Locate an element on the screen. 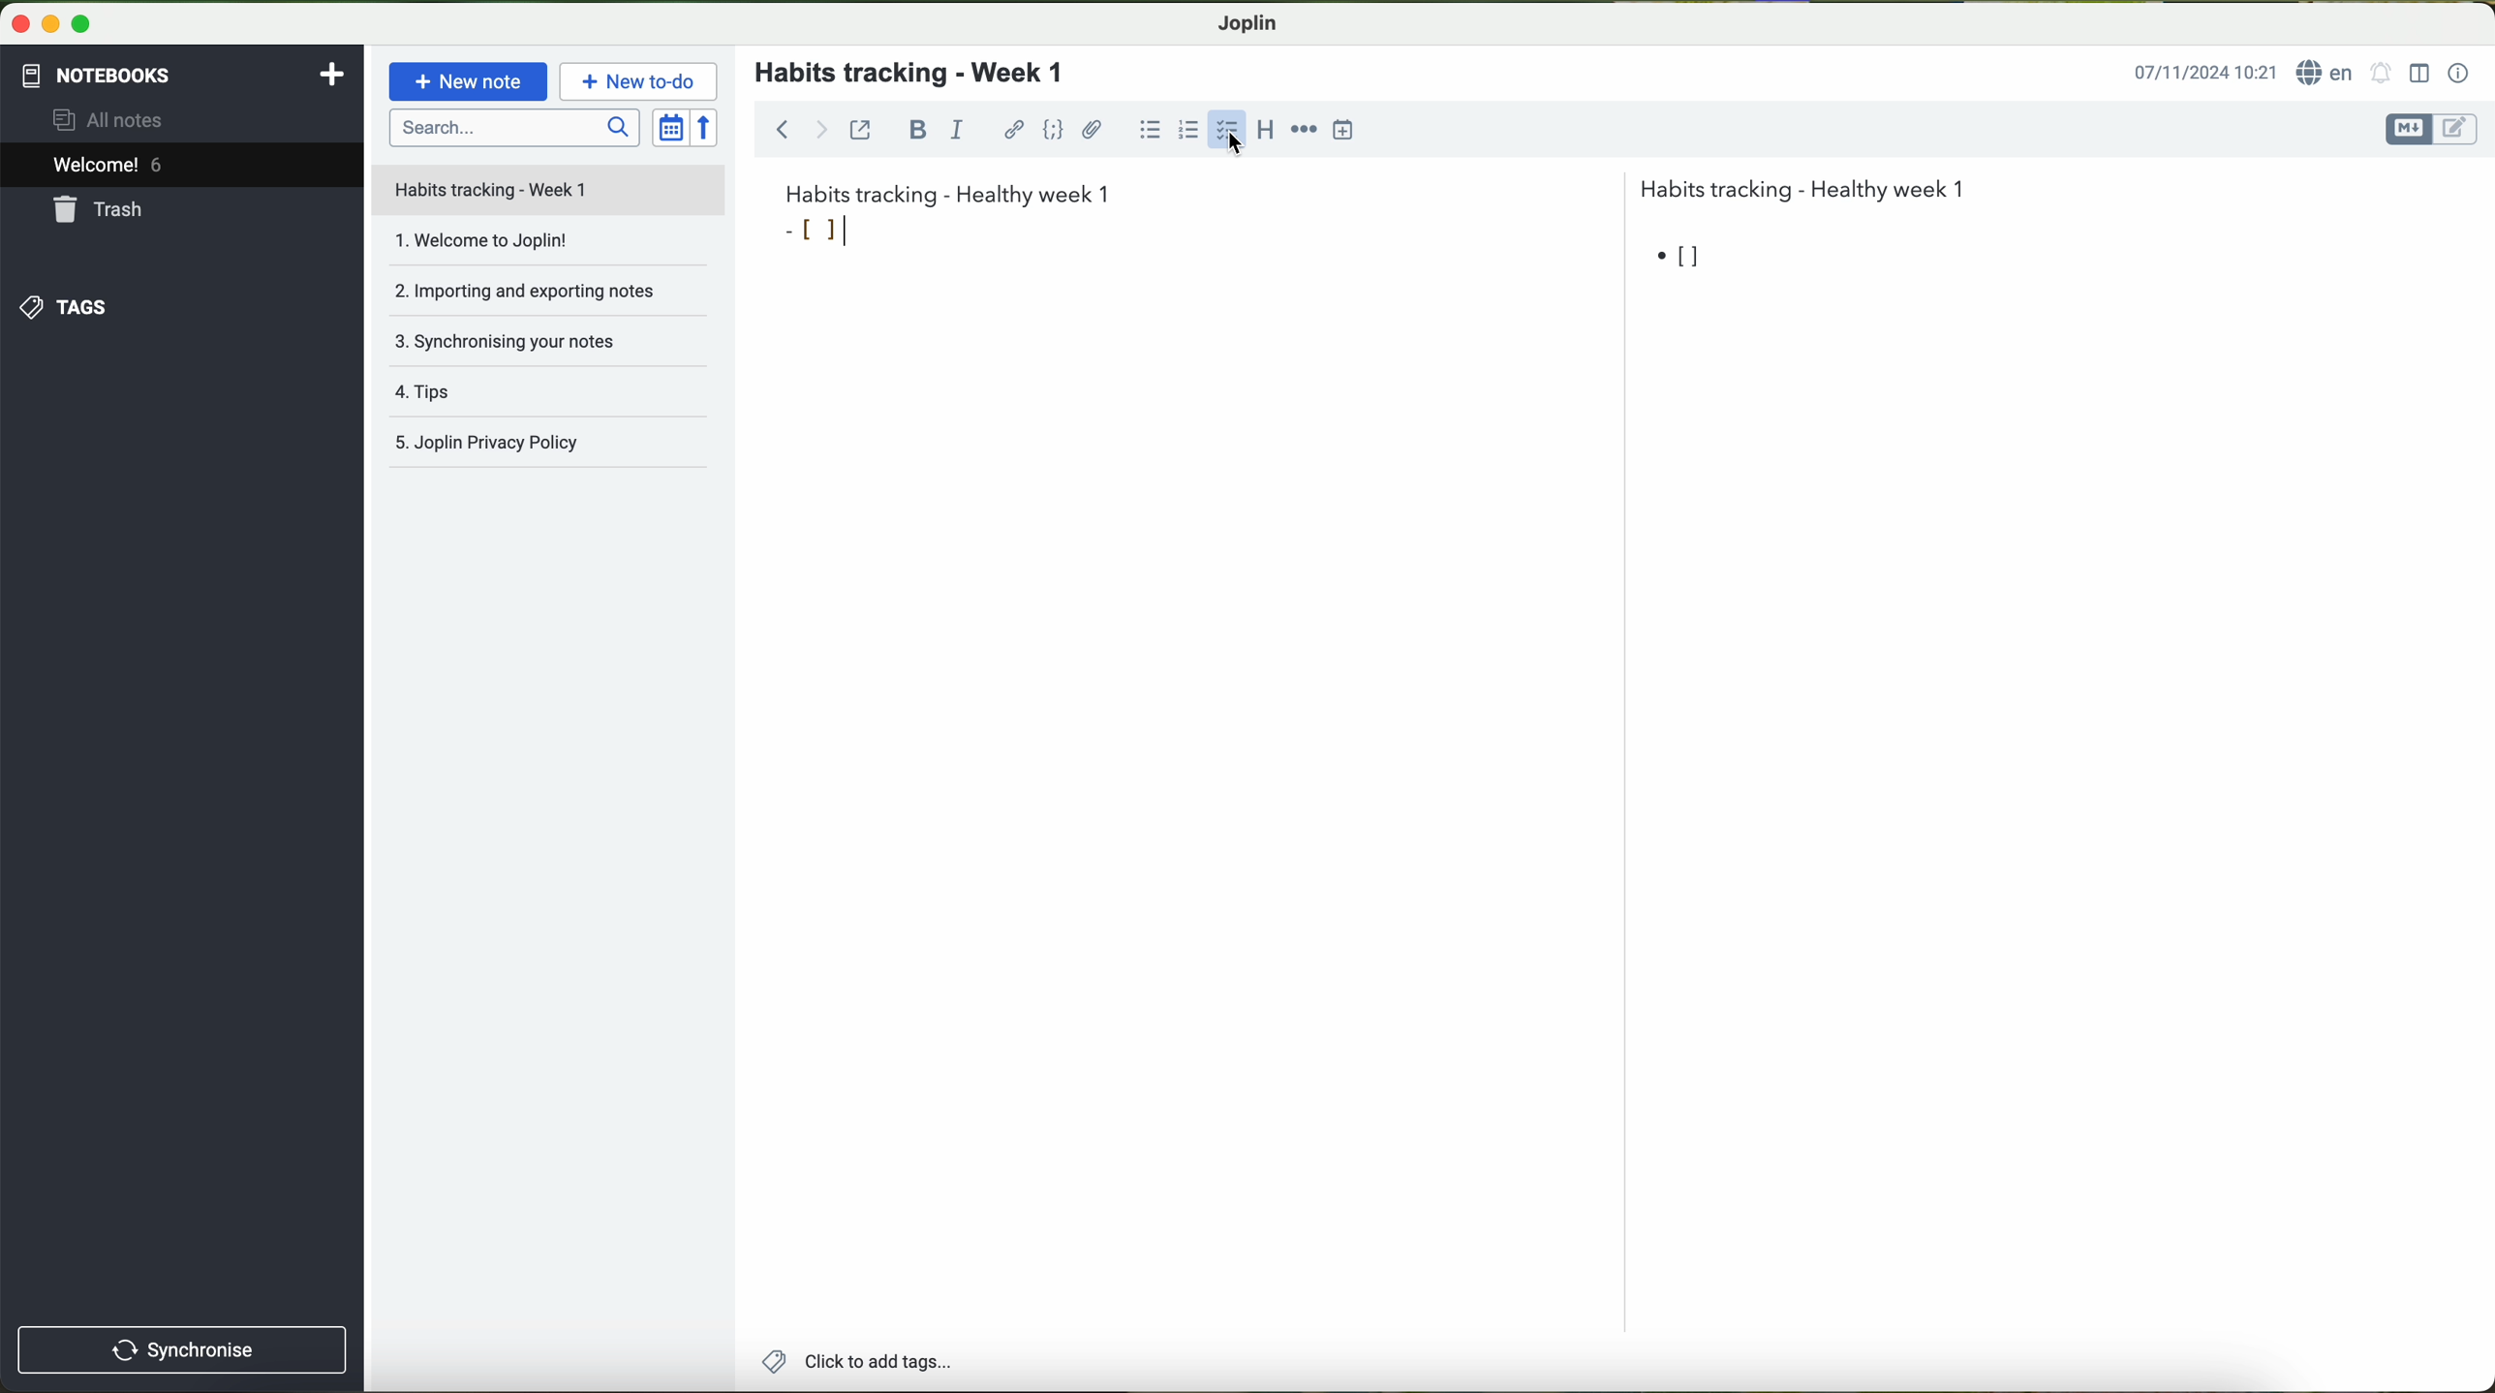  set alarm is located at coordinates (2382, 72).